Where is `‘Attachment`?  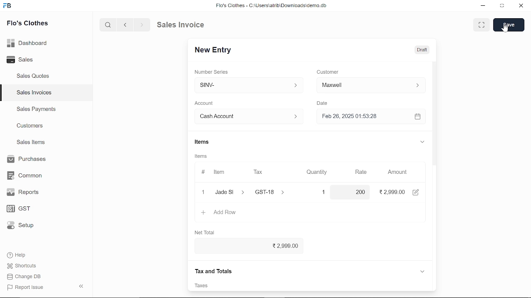
‘Attachment is located at coordinates (328, 286).